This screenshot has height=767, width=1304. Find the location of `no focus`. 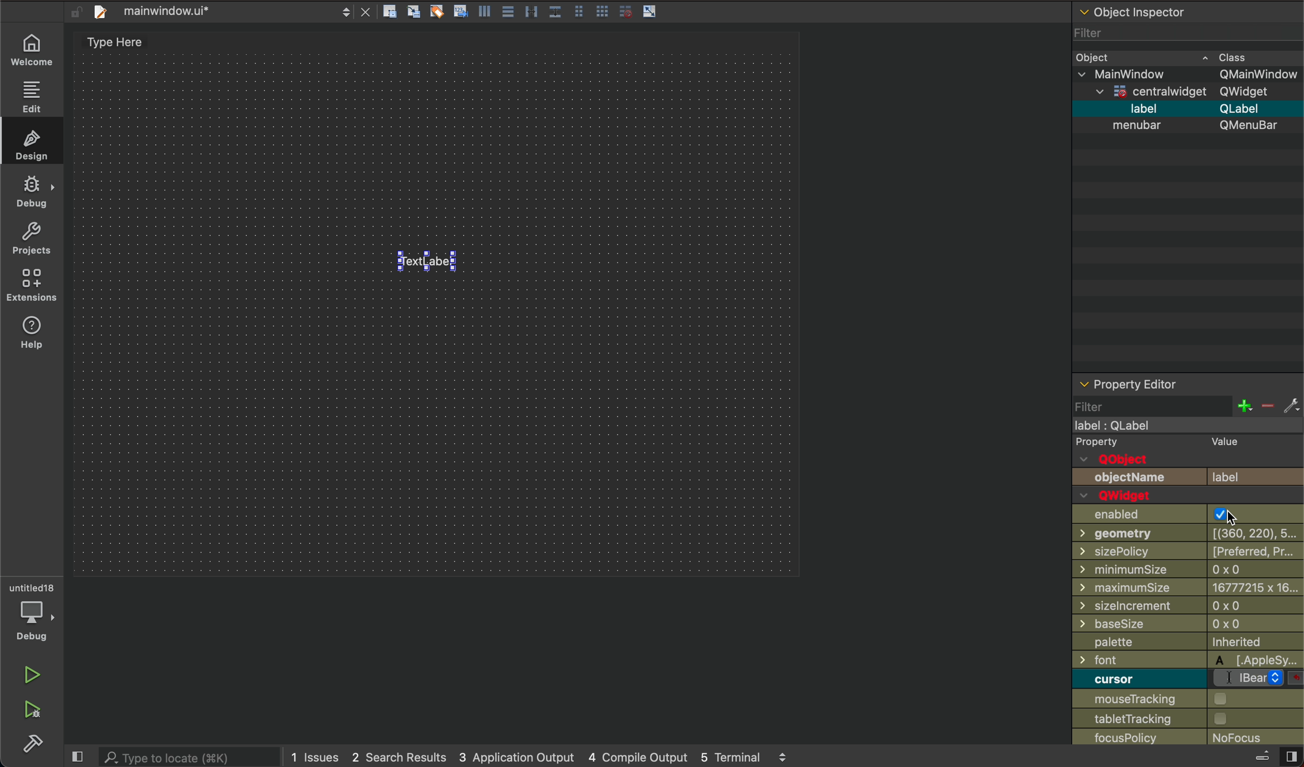

no focus is located at coordinates (1238, 738).